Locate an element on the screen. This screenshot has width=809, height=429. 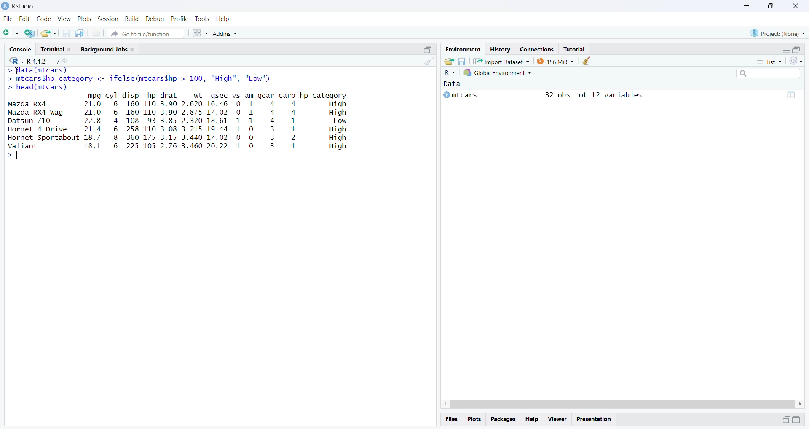
Plots is located at coordinates (84, 19).